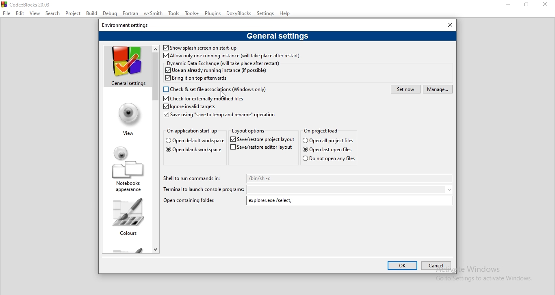  What do you see at coordinates (126, 117) in the screenshot?
I see `view` at bounding box center [126, 117].